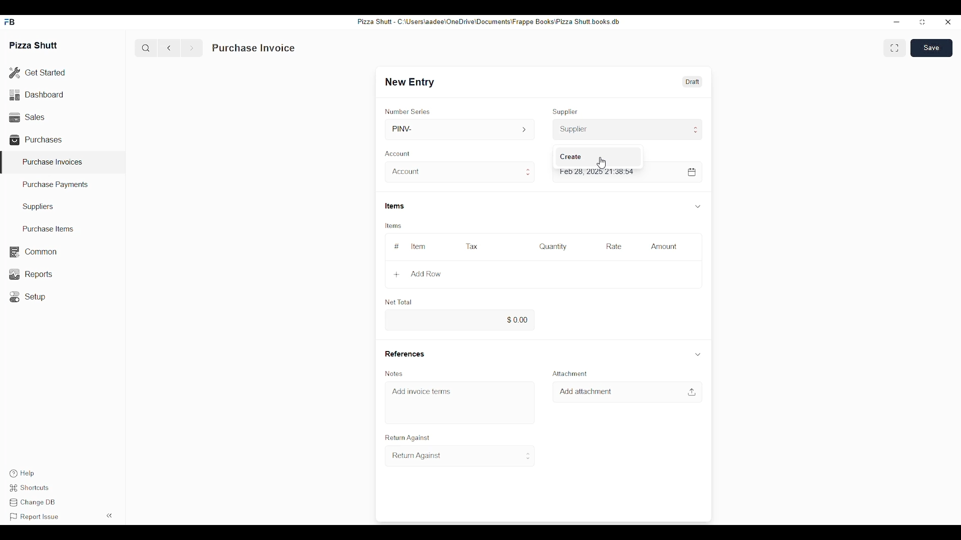 This screenshot has width=961, height=540. I want to click on Enlarge, so click(895, 48).